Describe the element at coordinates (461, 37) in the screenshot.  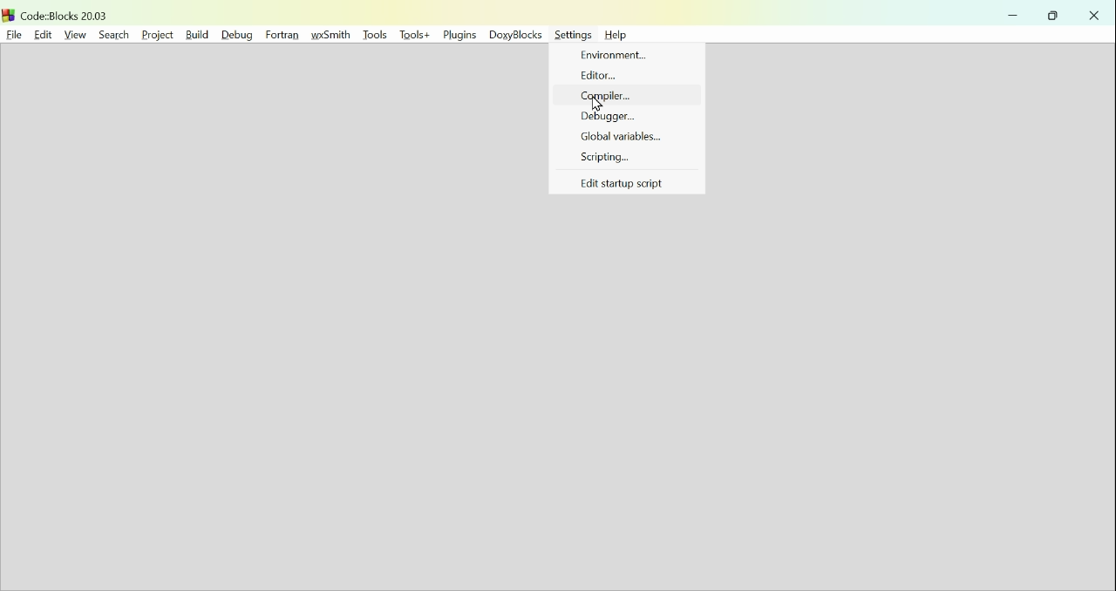
I see `Plugins` at that location.